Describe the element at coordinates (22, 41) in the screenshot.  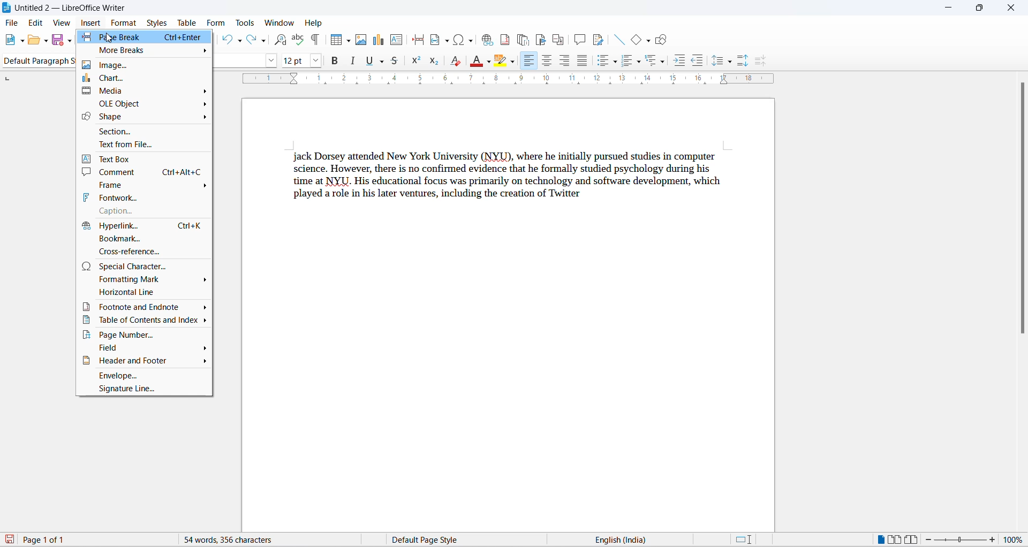
I see `new file options` at that location.